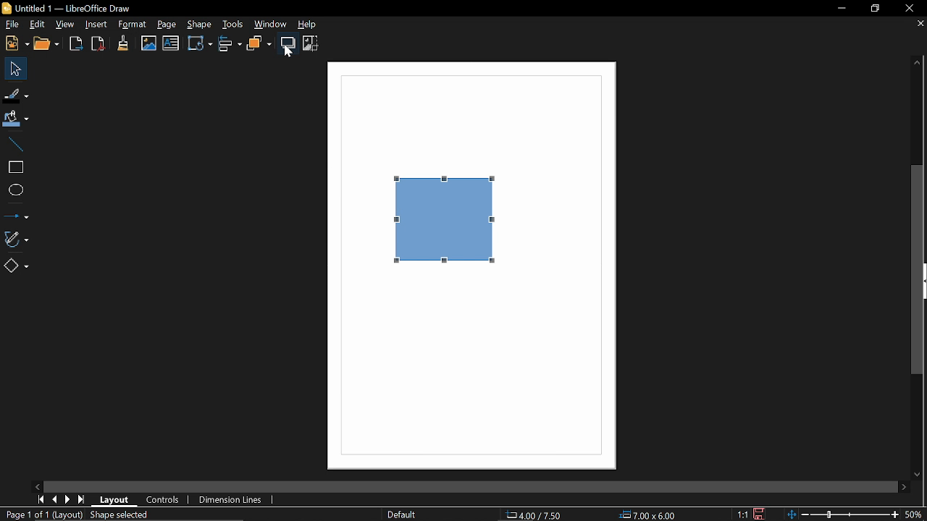 This screenshot has width=927, height=521. I want to click on Help, so click(313, 24).